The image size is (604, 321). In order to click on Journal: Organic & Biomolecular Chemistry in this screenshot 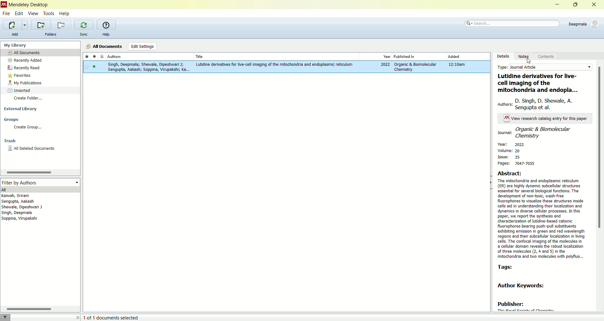, I will do `click(545, 132)`.